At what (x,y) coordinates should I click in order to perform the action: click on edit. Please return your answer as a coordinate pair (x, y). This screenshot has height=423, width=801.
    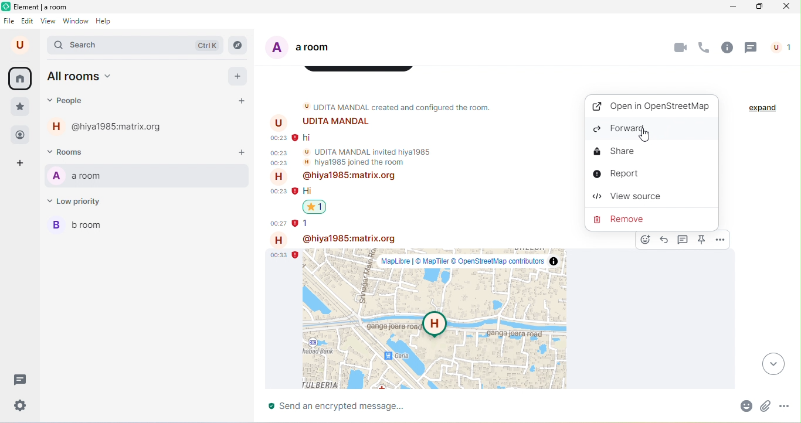
    Looking at the image, I should click on (28, 22).